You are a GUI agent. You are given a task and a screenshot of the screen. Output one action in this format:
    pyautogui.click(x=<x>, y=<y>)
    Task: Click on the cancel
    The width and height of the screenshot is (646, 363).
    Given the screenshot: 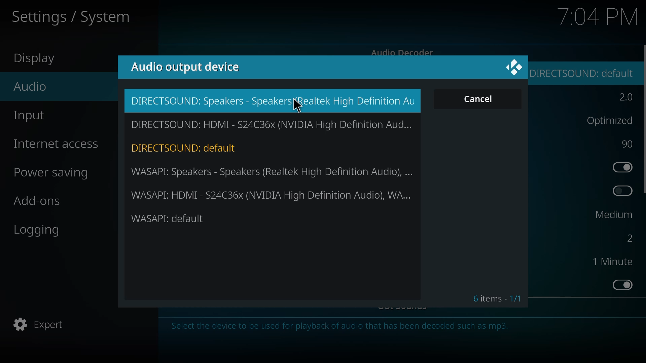 What is the action you would take?
    pyautogui.click(x=481, y=99)
    